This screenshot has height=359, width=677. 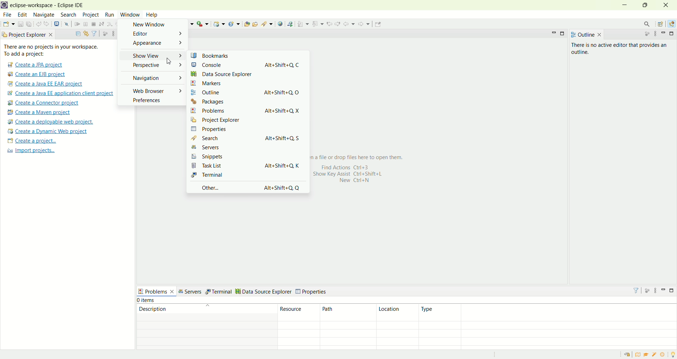 What do you see at coordinates (221, 74) in the screenshot?
I see `data source explorer` at bounding box center [221, 74].